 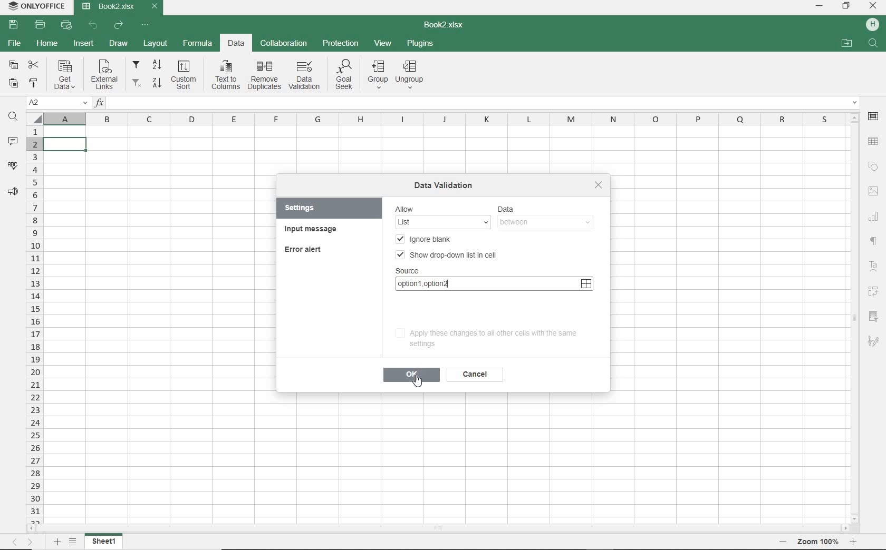 What do you see at coordinates (408, 209) in the screenshot?
I see `allow` at bounding box center [408, 209].